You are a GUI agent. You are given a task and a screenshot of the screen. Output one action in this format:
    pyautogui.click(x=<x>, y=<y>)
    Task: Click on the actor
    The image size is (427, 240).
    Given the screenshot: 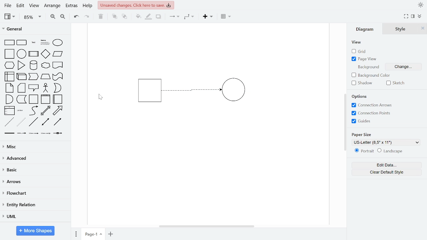 What is the action you would take?
    pyautogui.click(x=46, y=88)
    